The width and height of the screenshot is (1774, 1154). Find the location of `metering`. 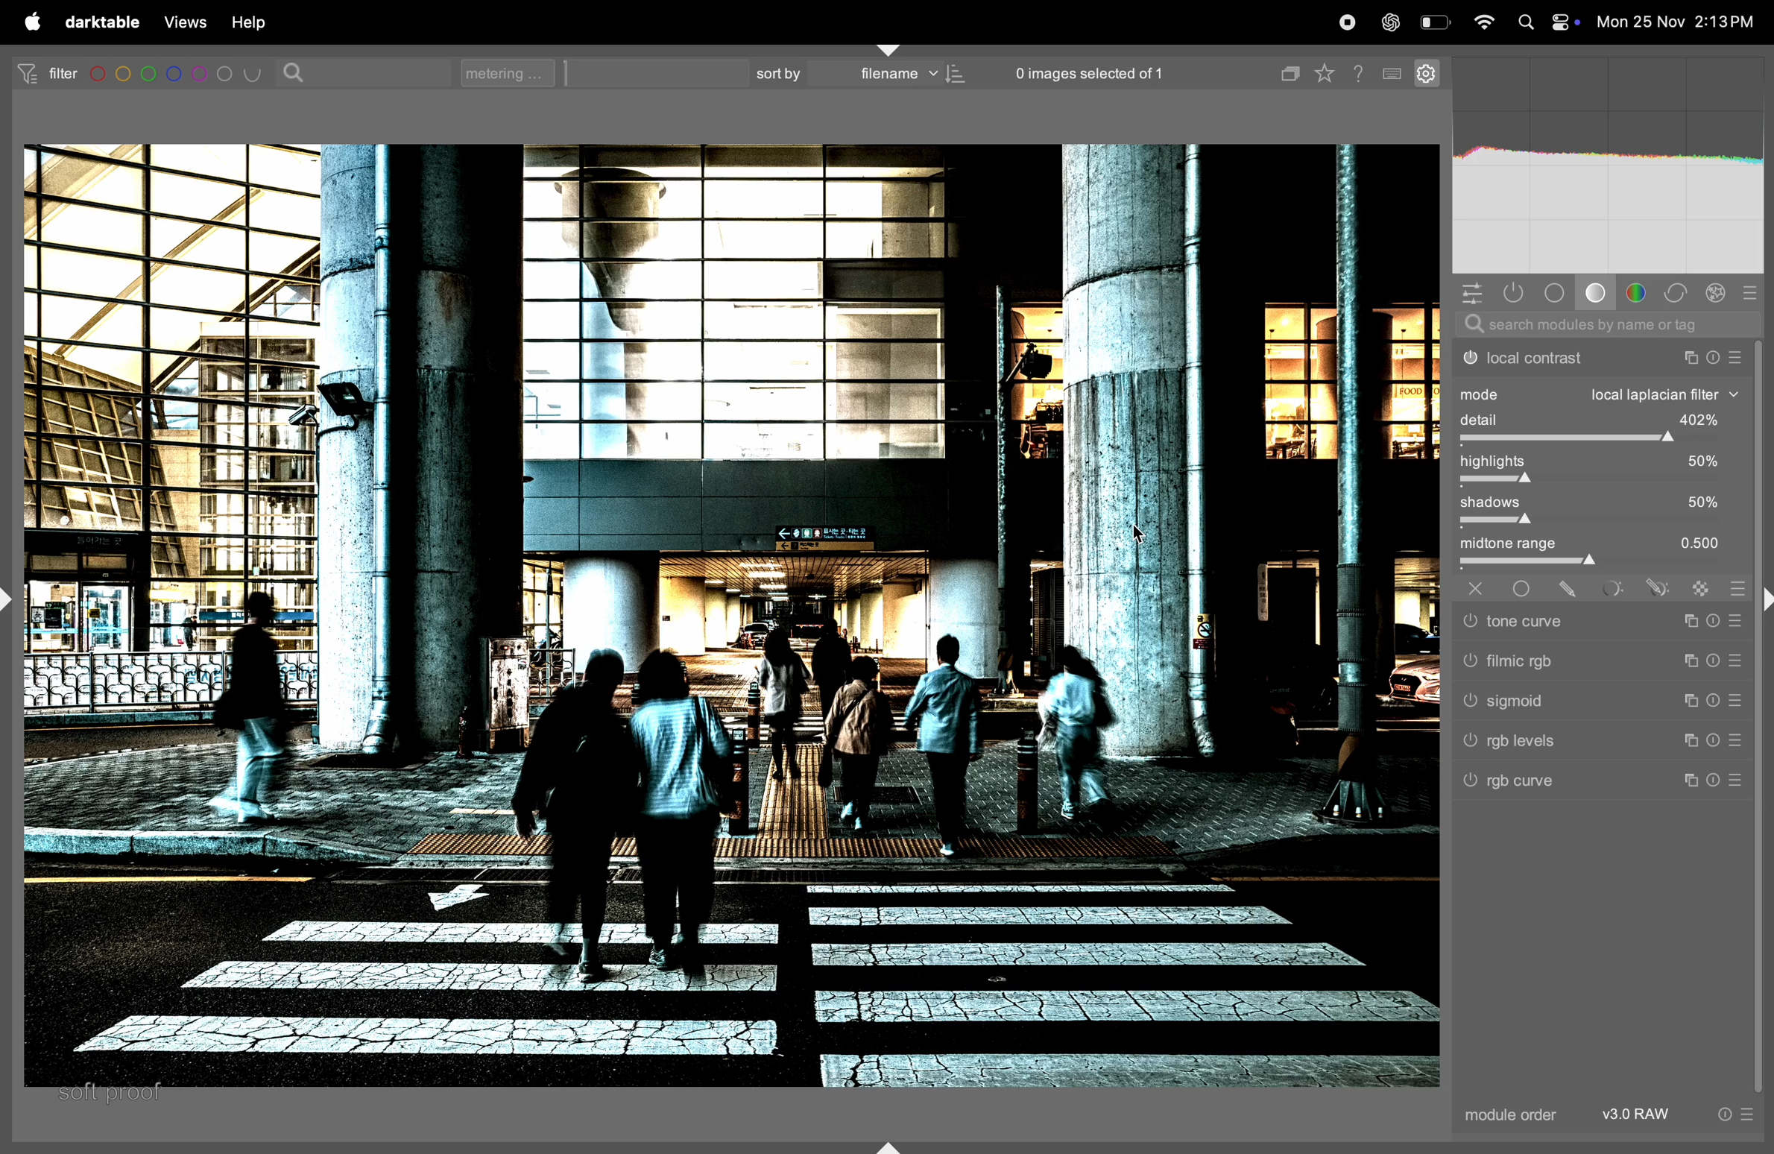

metering is located at coordinates (514, 72).